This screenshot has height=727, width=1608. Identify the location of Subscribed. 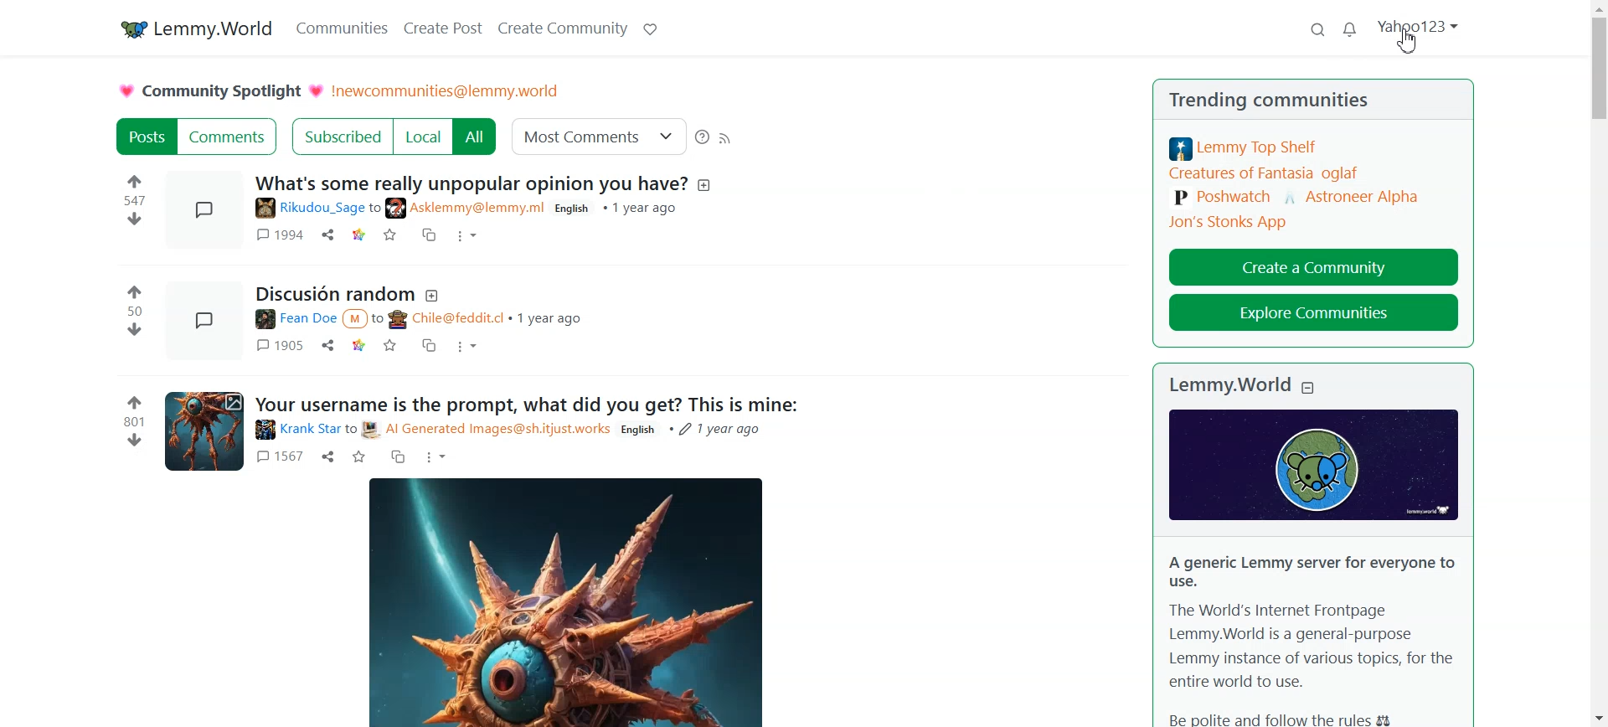
(340, 137).